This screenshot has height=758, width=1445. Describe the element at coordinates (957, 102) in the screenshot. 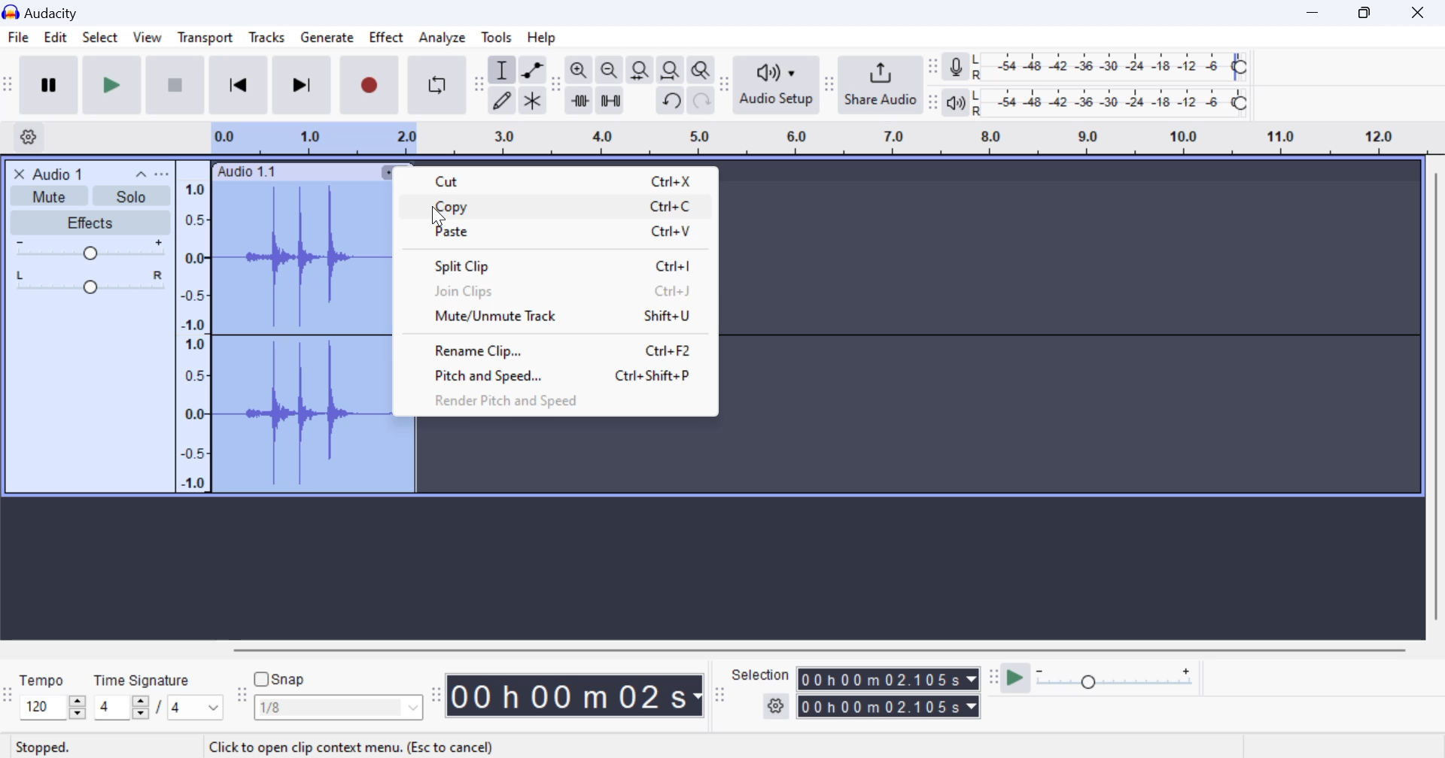

I see `playback meter` at that location.